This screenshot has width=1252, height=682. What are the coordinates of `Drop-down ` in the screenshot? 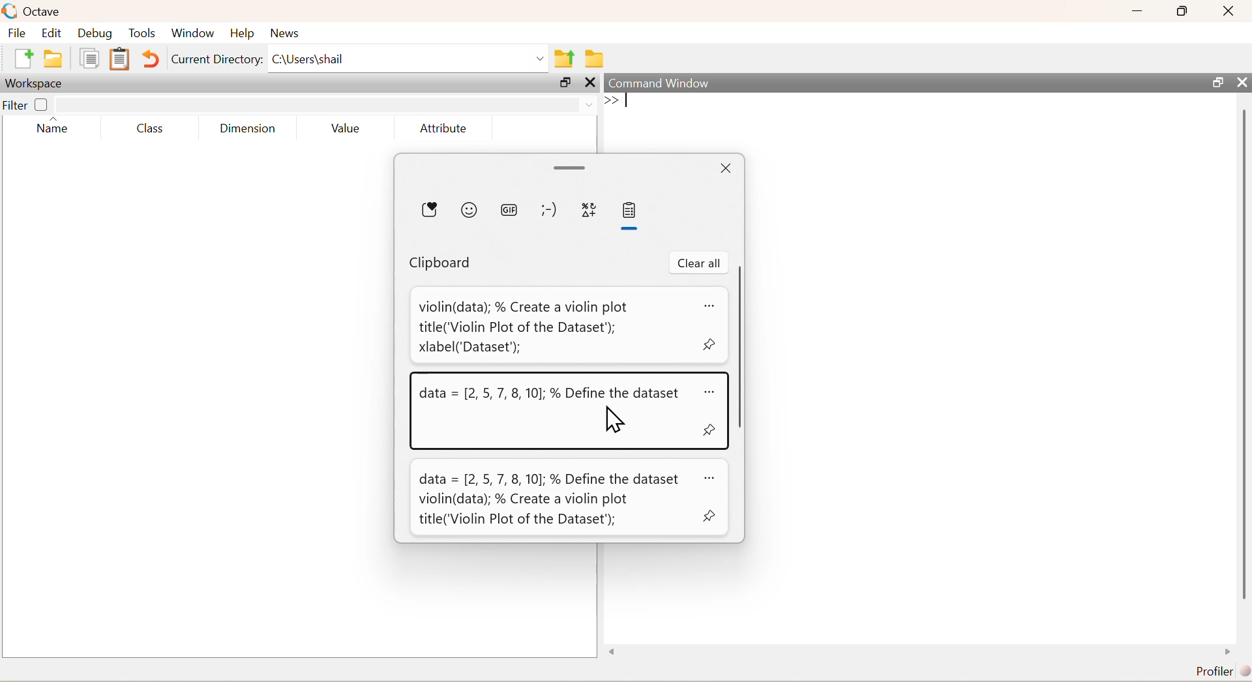 It's located at (590, 105).